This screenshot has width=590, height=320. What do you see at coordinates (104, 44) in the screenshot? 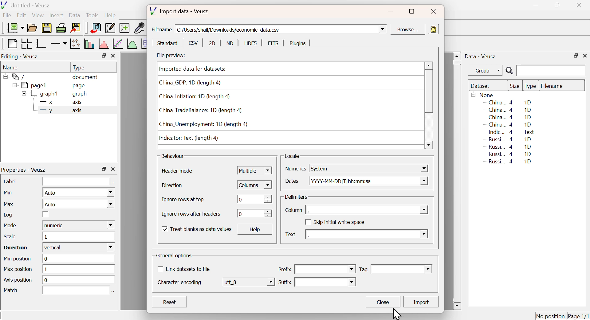
I see `Histogram of a dataset` at bounding box center [104, 44].